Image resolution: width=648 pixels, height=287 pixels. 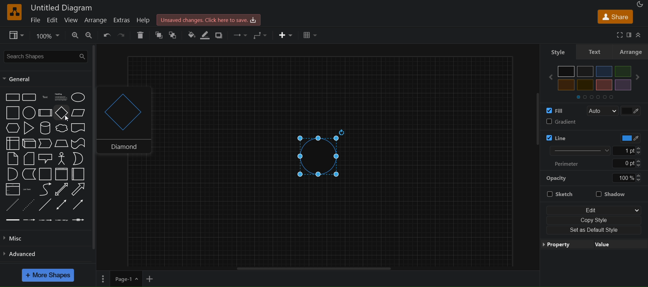 What do you see at coordinates (80, 205) in the screenshot?
I see `directional connector` at bounding box center [80, 205].